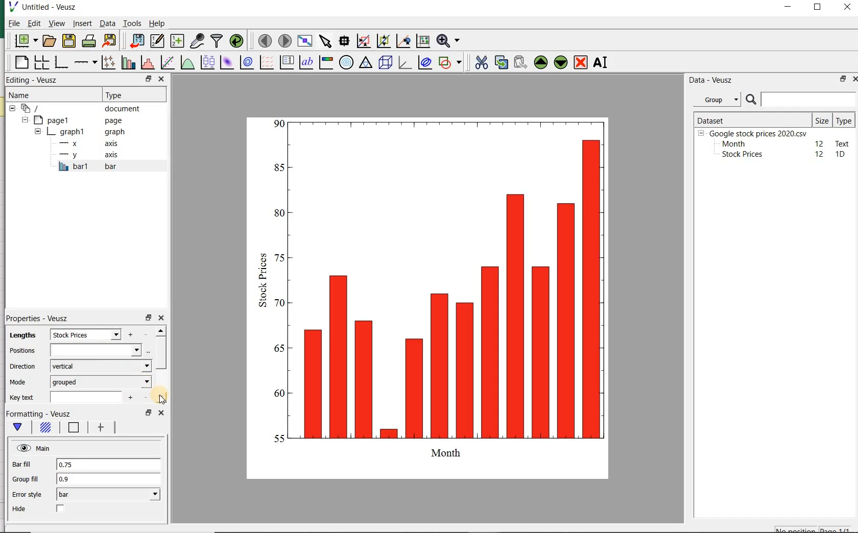 The width and height of the screenshot is (858, 533). I want to click on 1D, so click(841, 155).